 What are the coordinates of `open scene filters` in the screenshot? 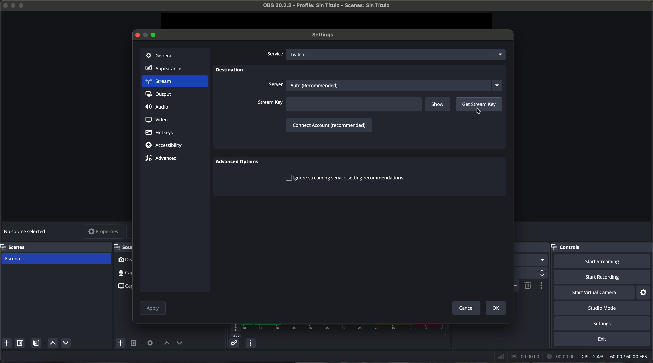 It's located at (37, 344).